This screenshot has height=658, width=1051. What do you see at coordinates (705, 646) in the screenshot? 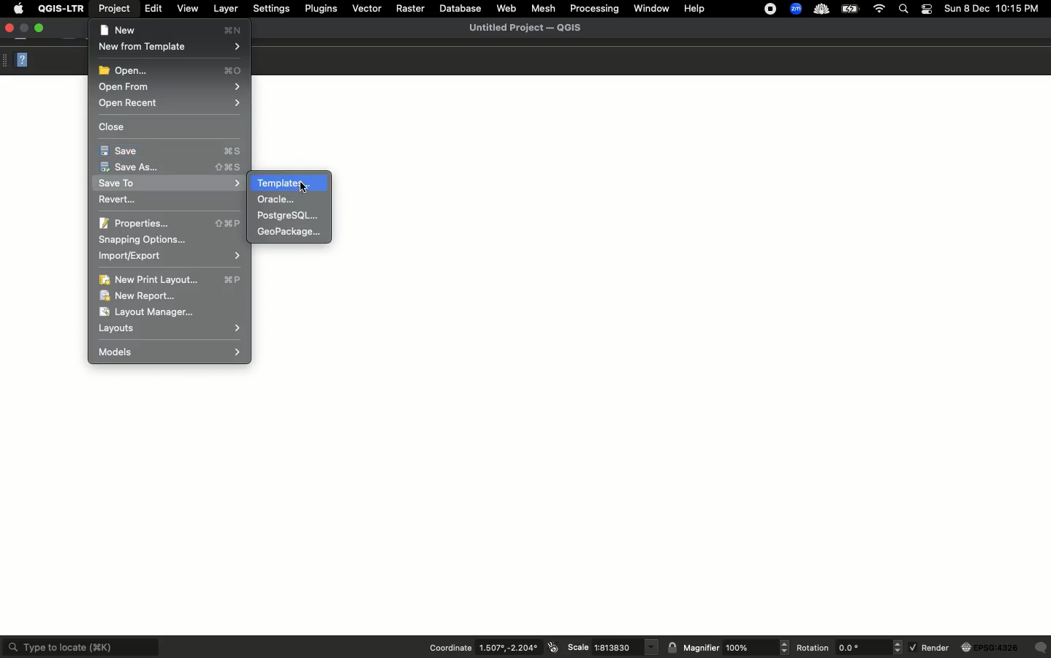
I see `Magnifier` at bounding box center [705, 646].